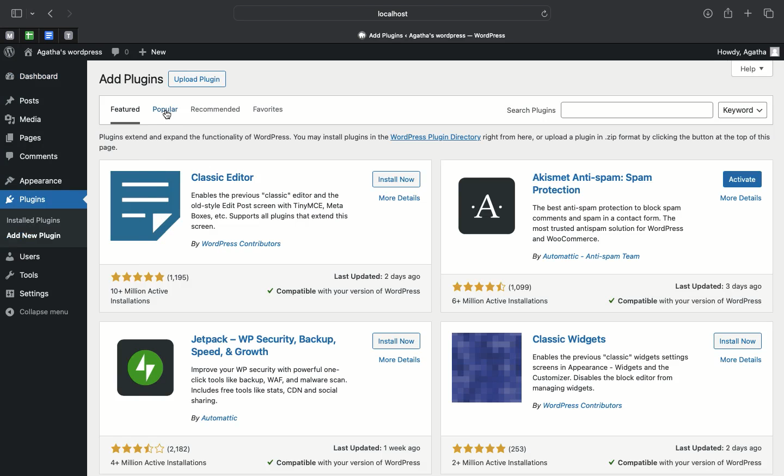 The width and height of the screenshot is (784, 476). What do you see at coordinates (24, 119) in the screenshot?
I see `media` at bounding box center [24, 119].